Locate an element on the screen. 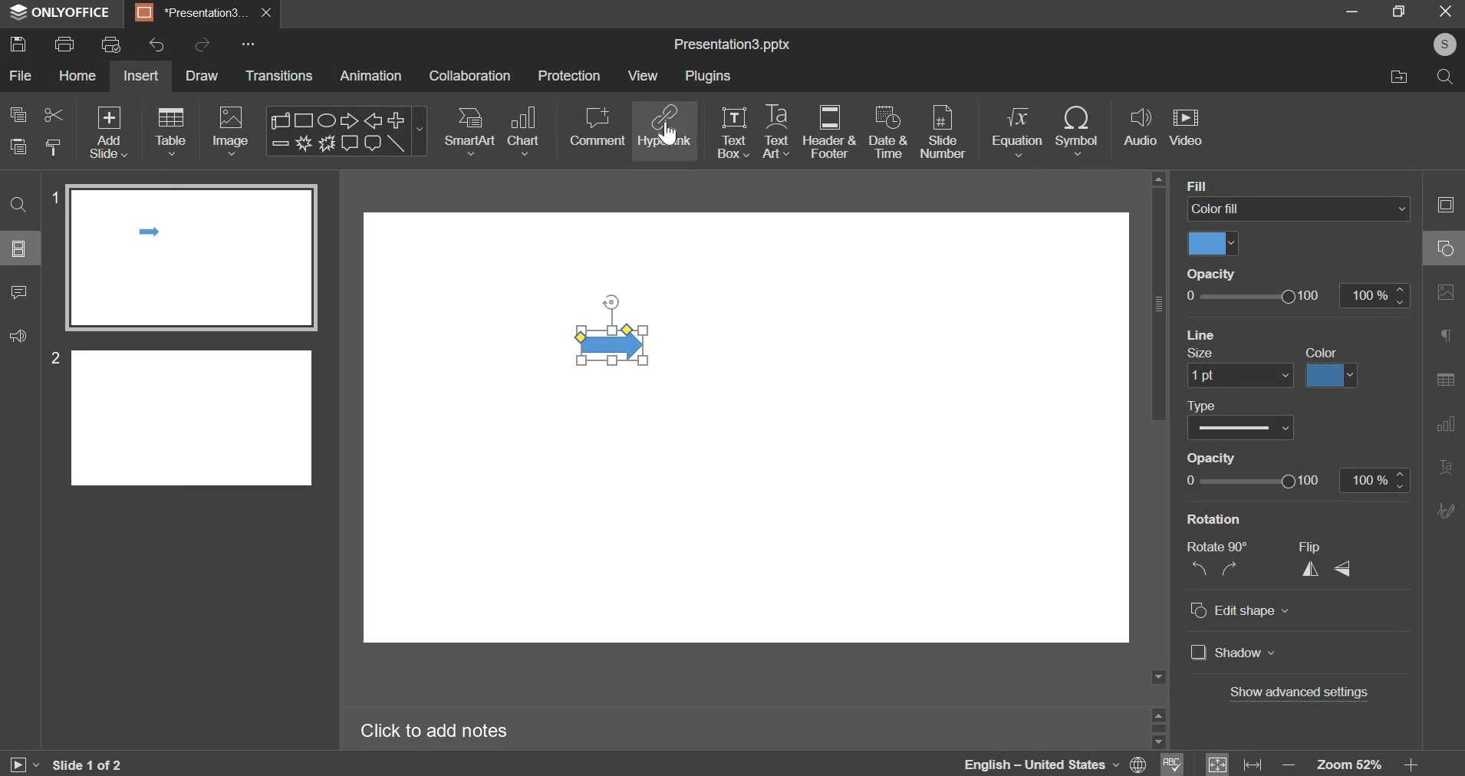  rounded rectangular callout is located at coordinates (372, 146).